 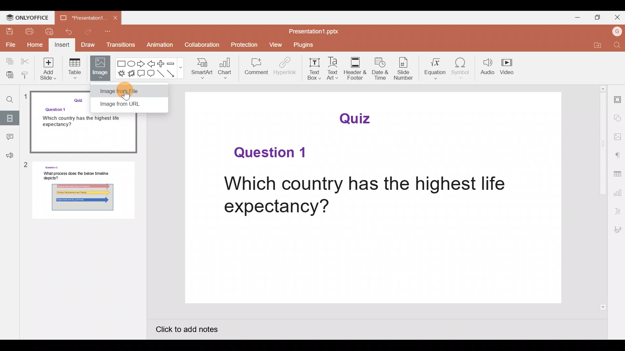 What do you see at coordinates (363, 196) in the screenshot?
I see `Which country has the highest life expectancy?` at bounding box center [363, 196].